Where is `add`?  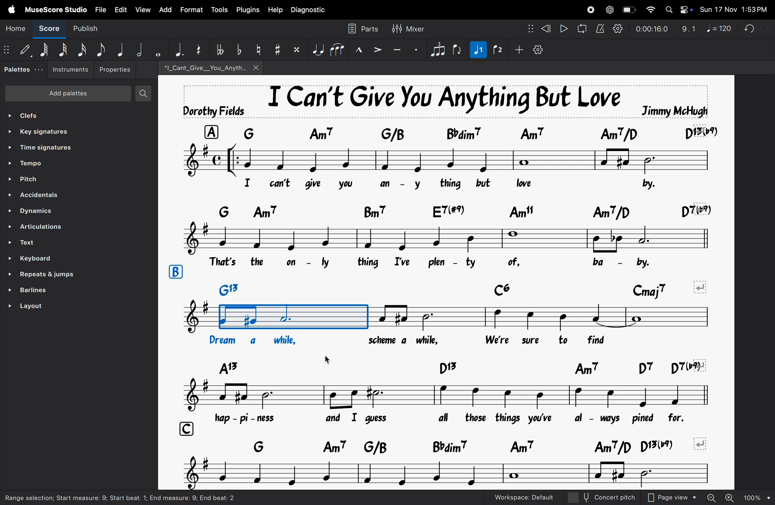 add is located at coordinates (165, 10).